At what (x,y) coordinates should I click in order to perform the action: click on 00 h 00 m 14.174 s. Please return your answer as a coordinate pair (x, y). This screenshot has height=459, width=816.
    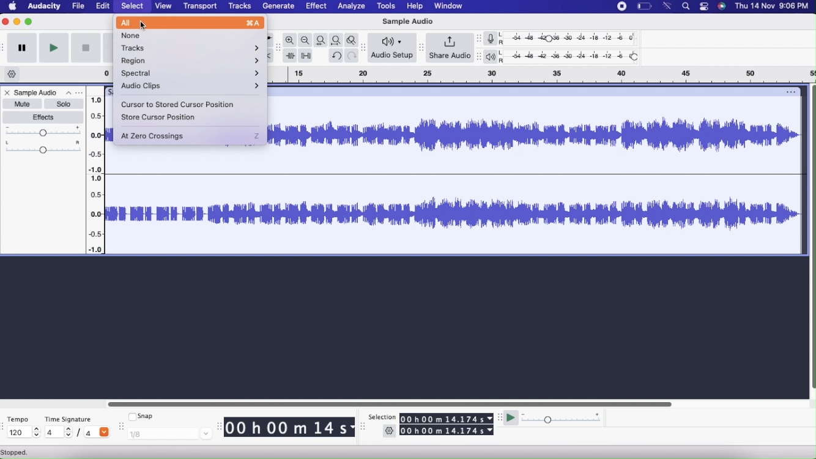
    Looking at the image, I should click on (447, 419).